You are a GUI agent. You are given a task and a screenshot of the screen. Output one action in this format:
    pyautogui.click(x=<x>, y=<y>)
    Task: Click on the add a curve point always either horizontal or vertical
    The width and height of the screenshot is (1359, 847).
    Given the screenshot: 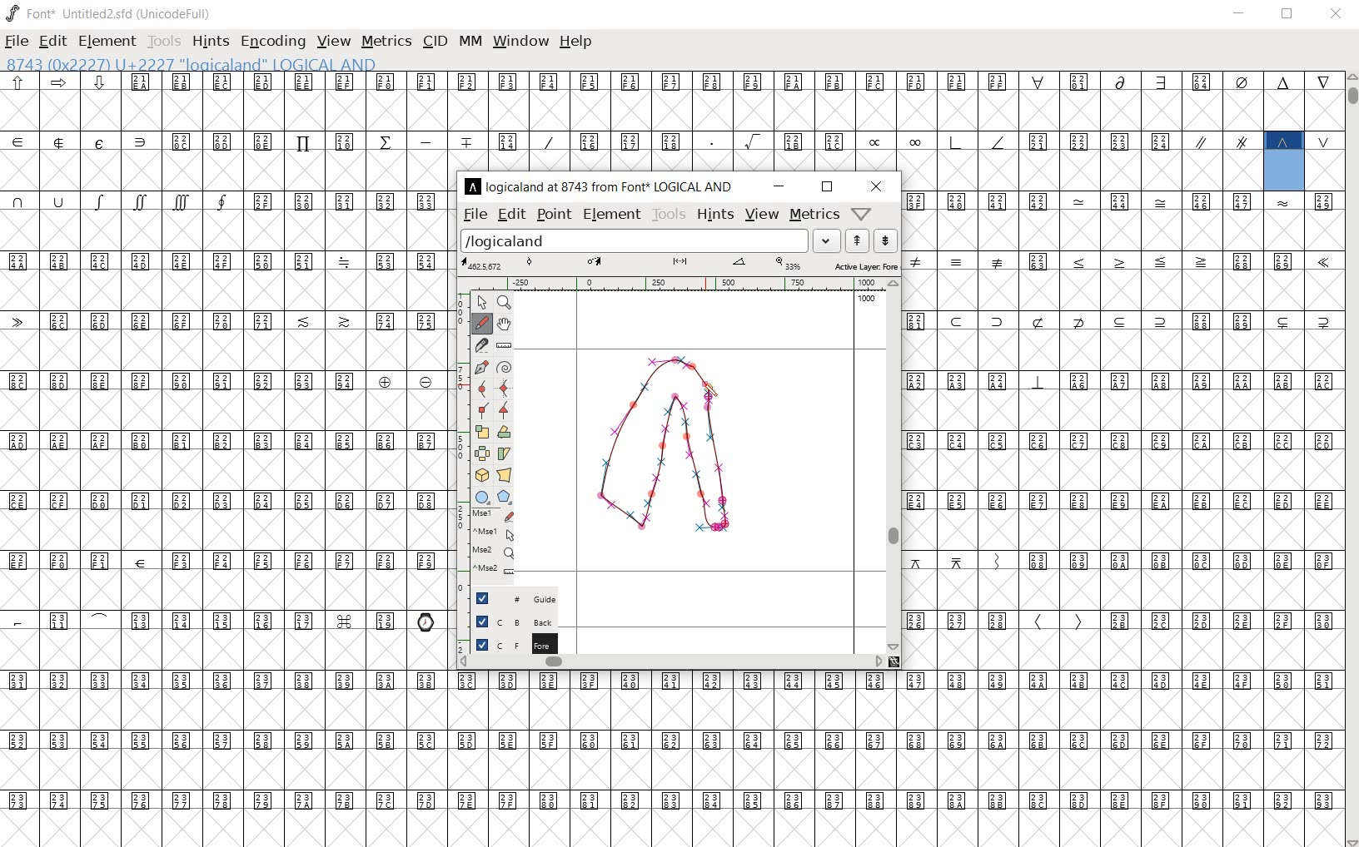 What is the action you would take?
    pyautogui.click(x=485, y=387)
    